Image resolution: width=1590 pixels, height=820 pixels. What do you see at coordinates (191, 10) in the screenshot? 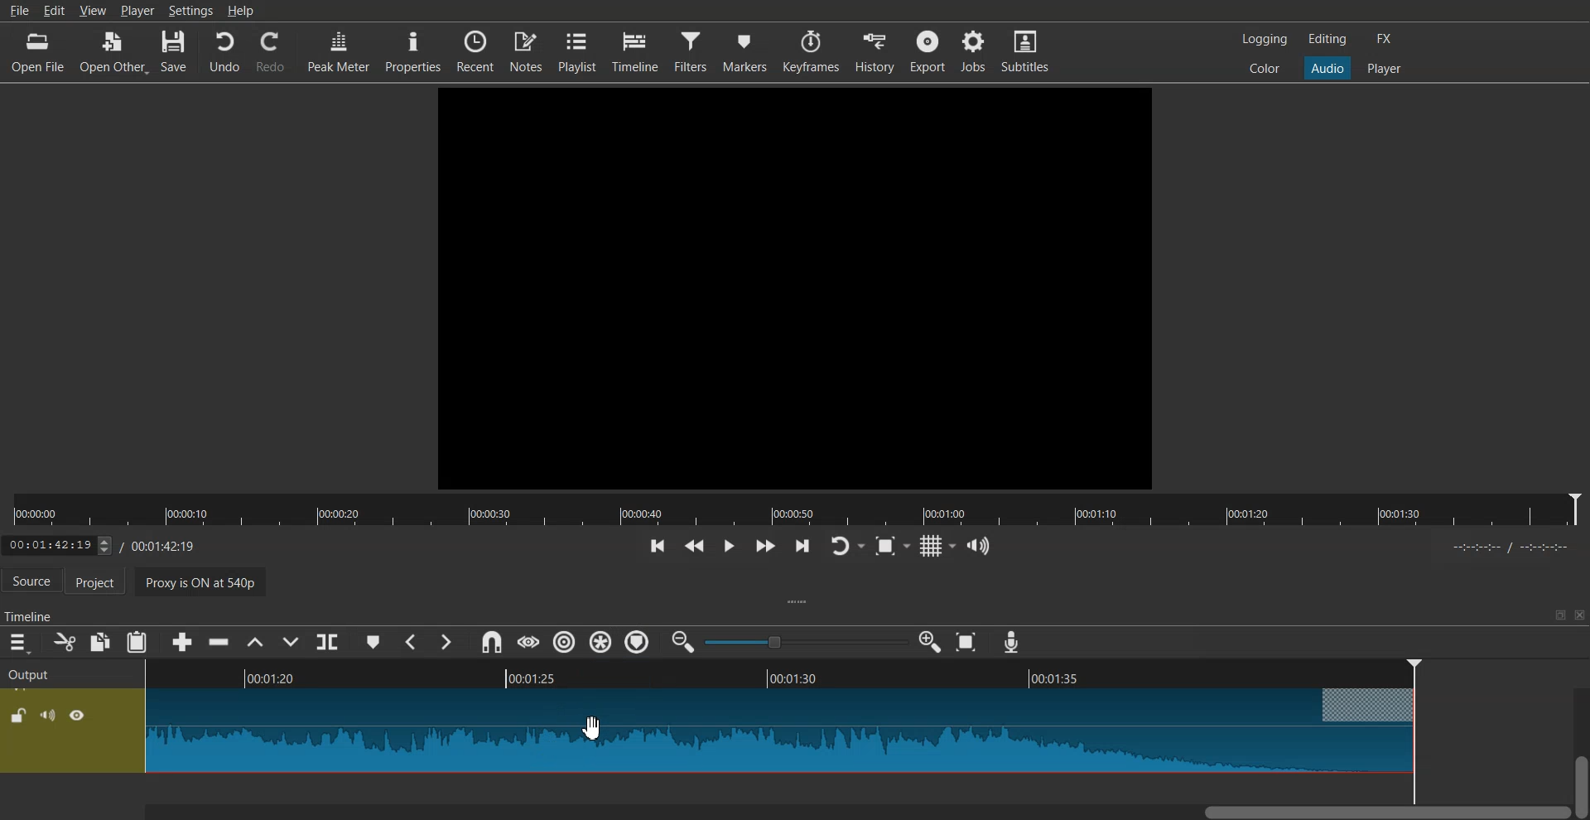
I see `Settings` at bounding box center [191, 10].